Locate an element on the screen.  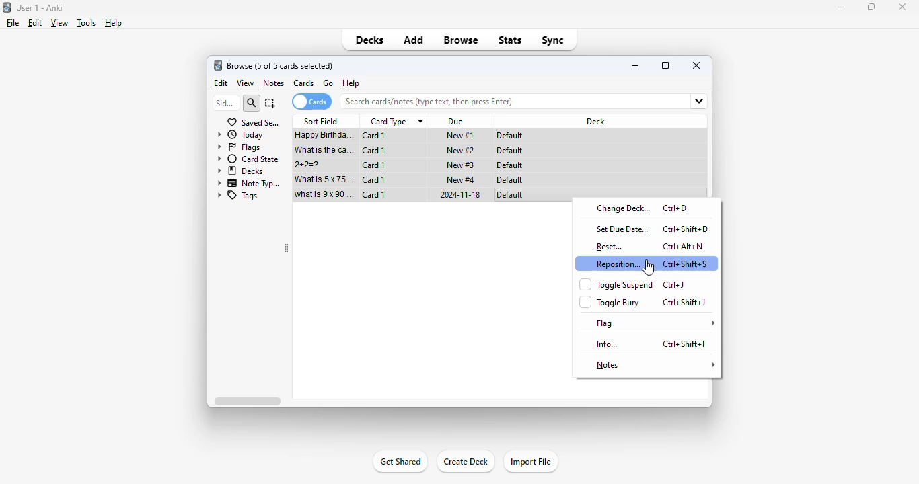
info is located at coordinates (606, 344).